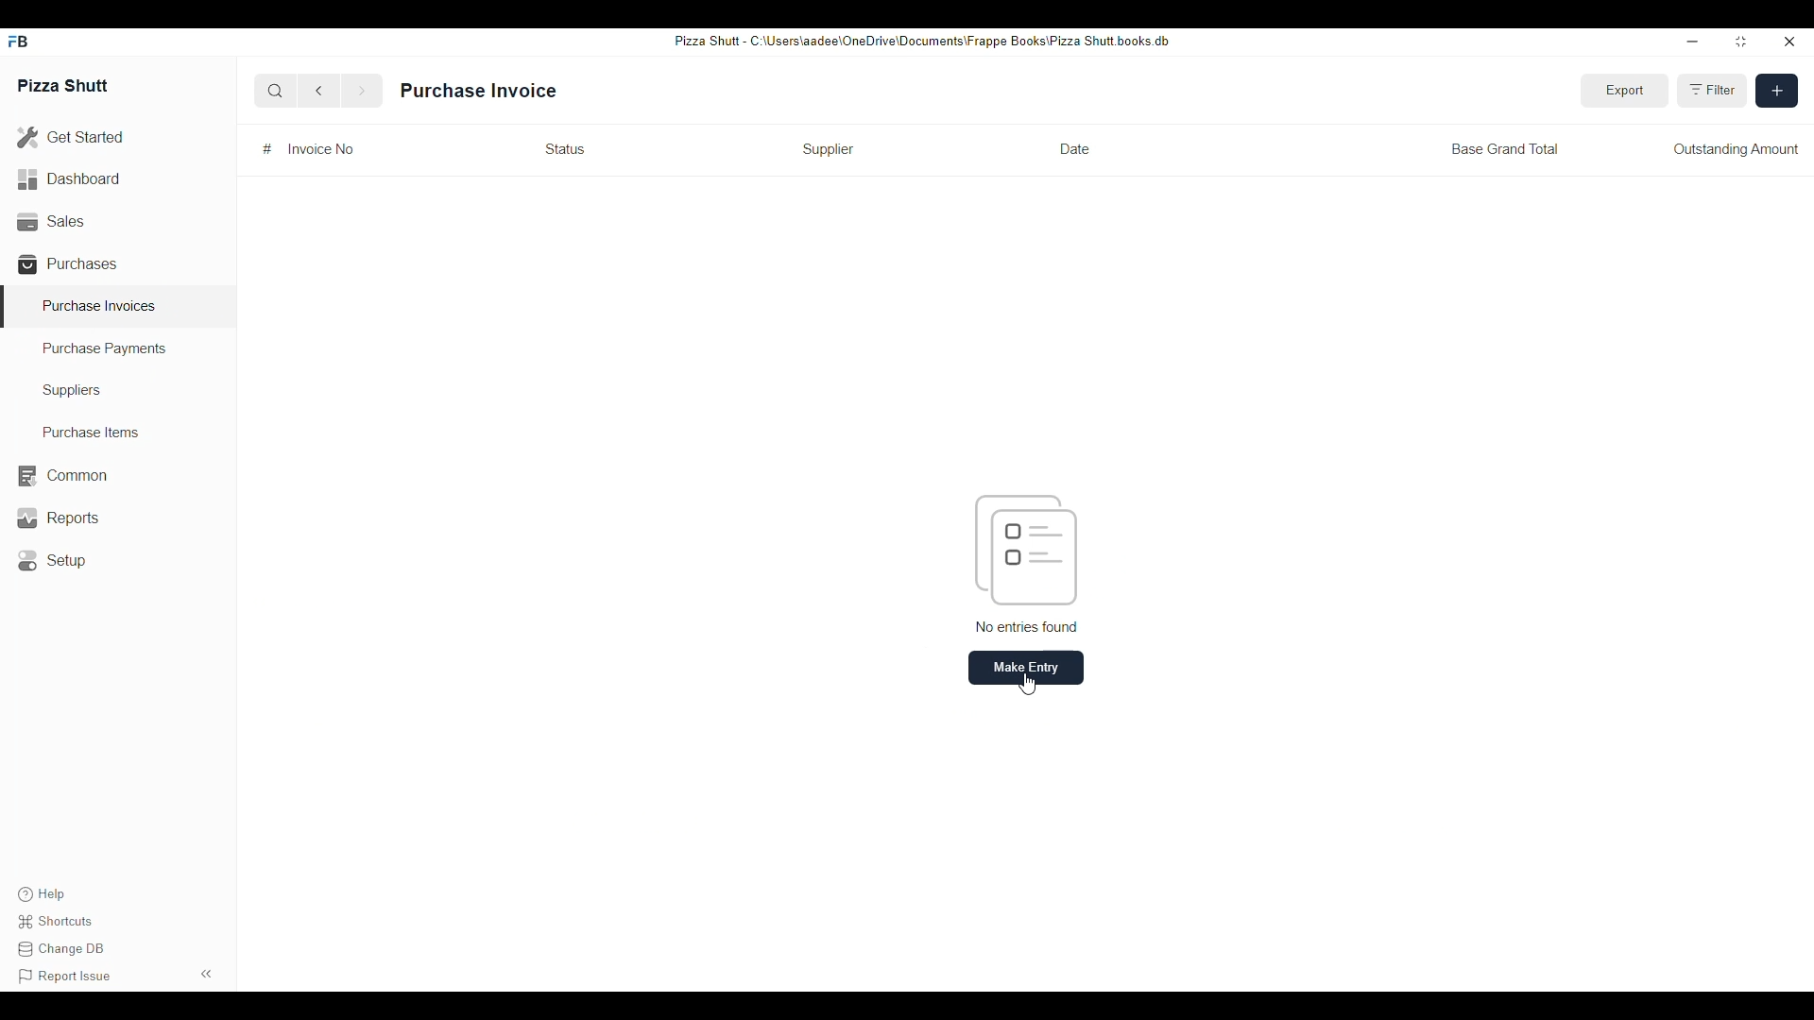 Image resolution: width=1814 pixels, height=1020 pixels. I want to click on Date, so click(1074, 150).